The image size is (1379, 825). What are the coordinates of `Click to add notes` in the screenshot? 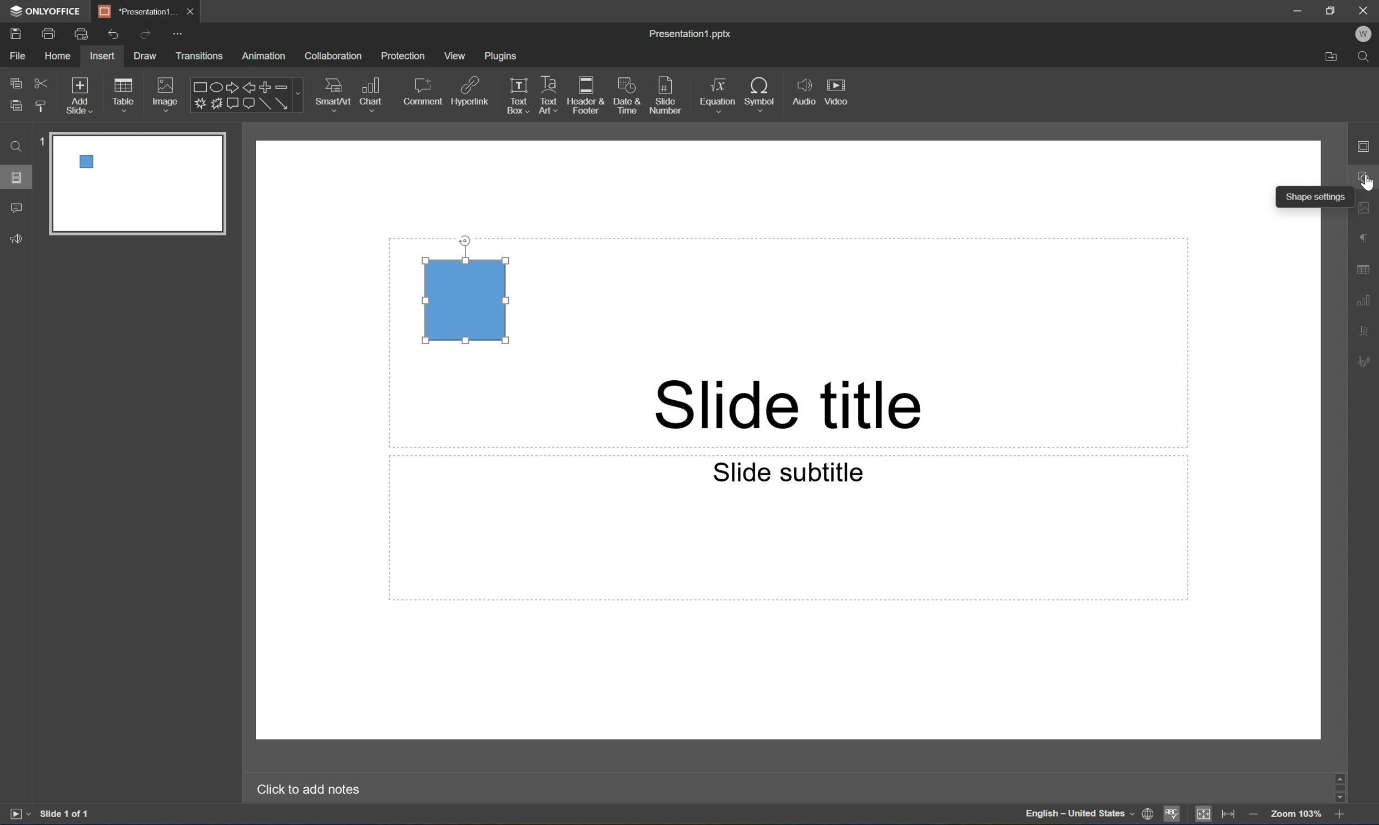 It's located at (312, 789).